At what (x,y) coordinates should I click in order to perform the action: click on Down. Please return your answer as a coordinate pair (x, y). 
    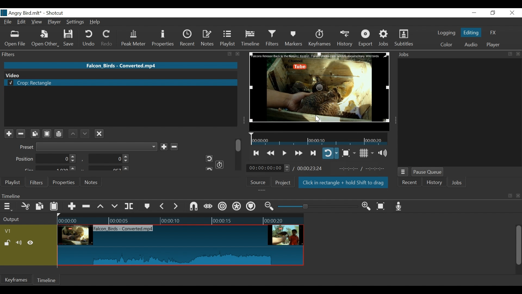
    Looking at the image, I should click on (84, 132).